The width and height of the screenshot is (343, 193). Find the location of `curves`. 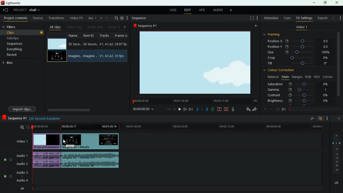

curves is located at coordinates (329, 76).